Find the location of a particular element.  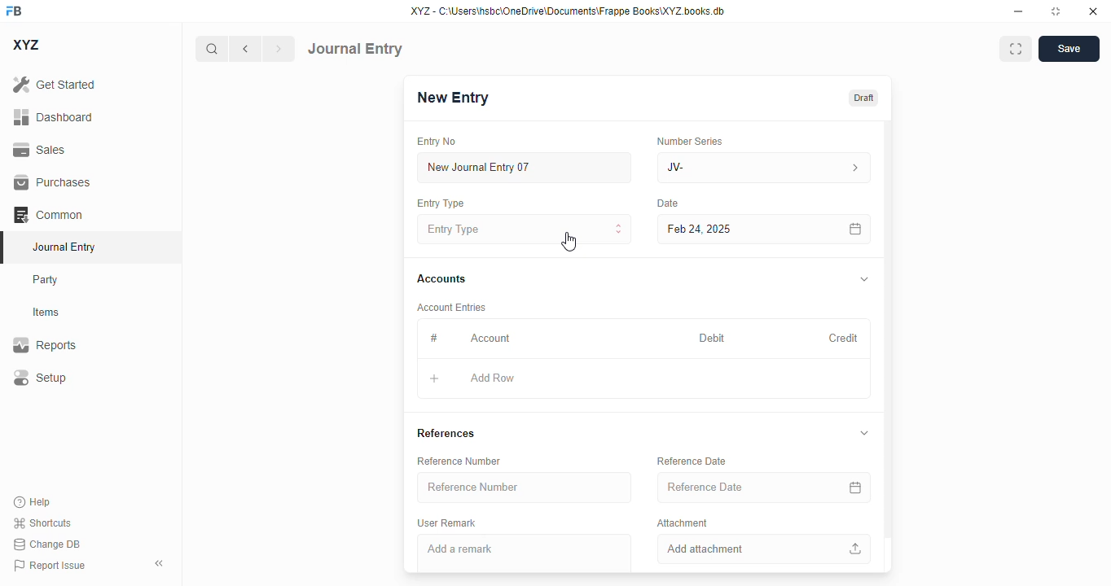

save is located at coordinates (1069, 49).